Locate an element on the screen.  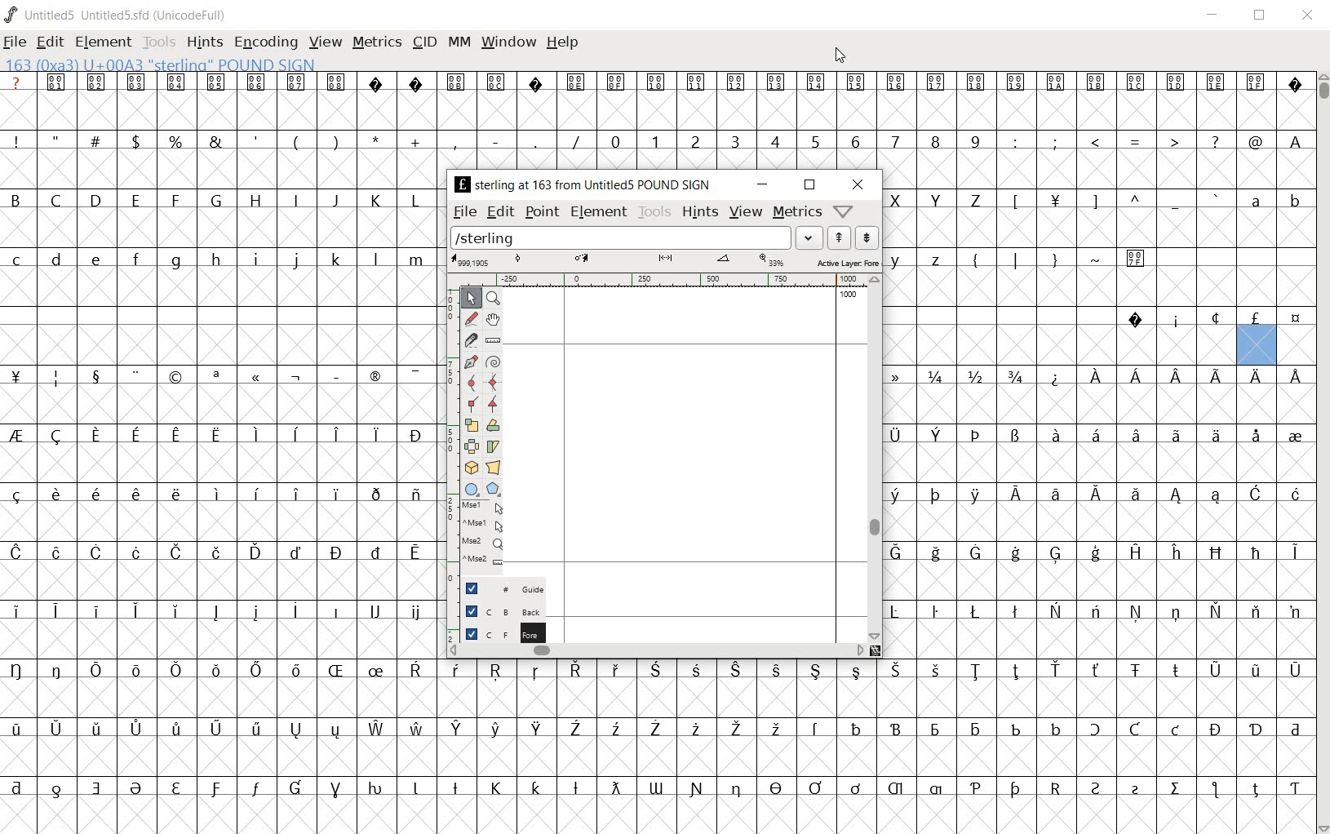
Symbol is located at coordinates (575, 730).